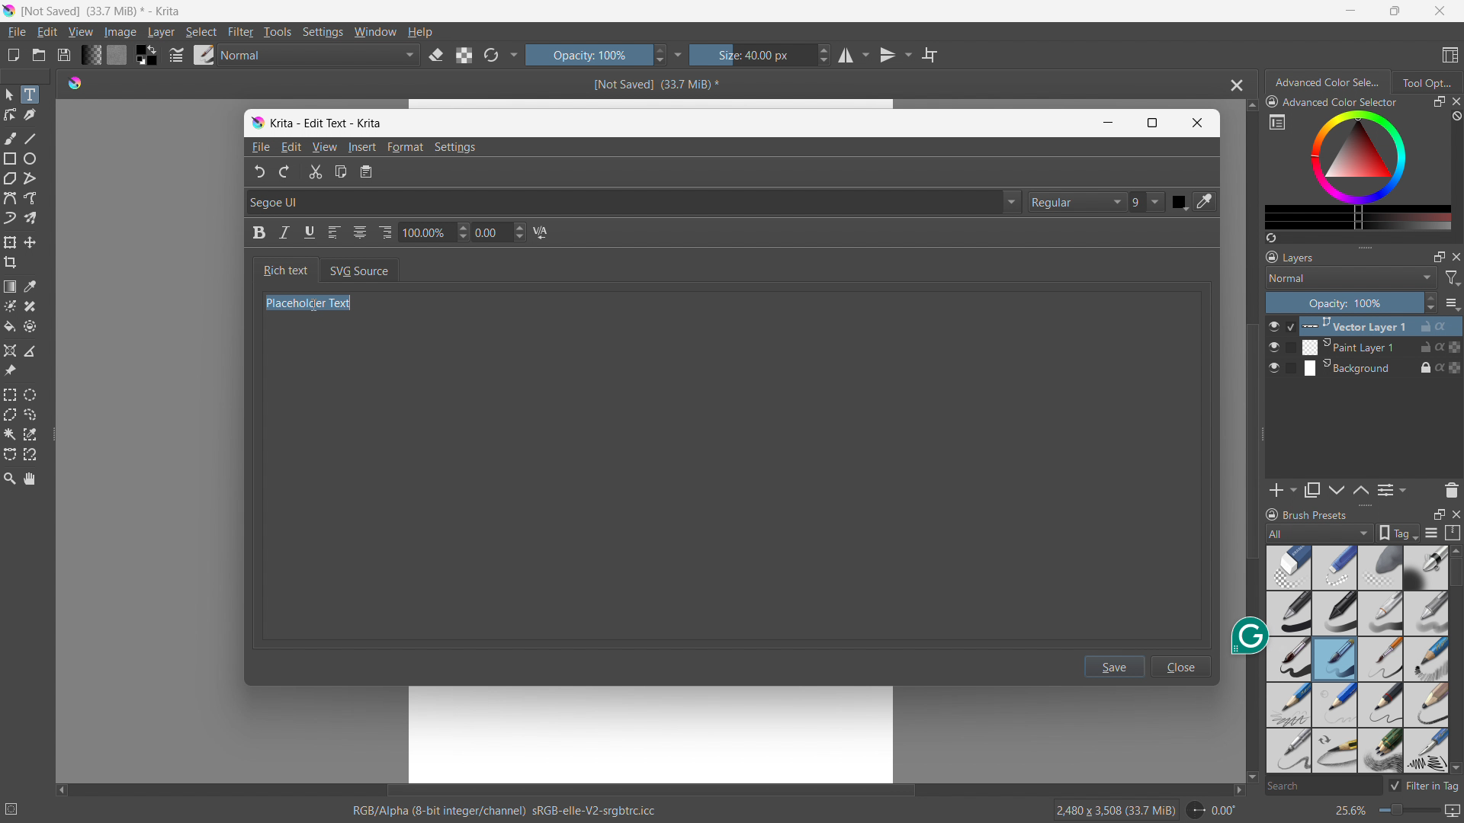 Image resolution: width=1464 pixels, height=823 pixels. I want to click on Italic, so click(284, 233).